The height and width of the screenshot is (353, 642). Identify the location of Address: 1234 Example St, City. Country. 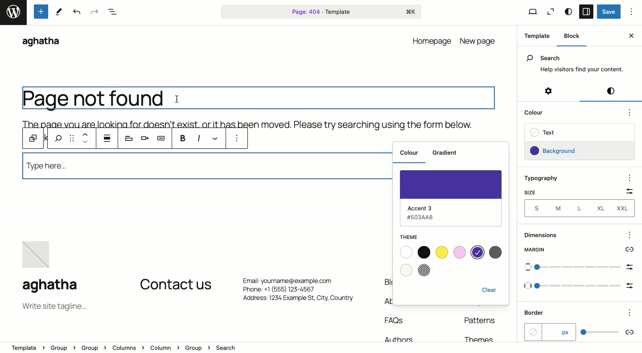
(297, 300).